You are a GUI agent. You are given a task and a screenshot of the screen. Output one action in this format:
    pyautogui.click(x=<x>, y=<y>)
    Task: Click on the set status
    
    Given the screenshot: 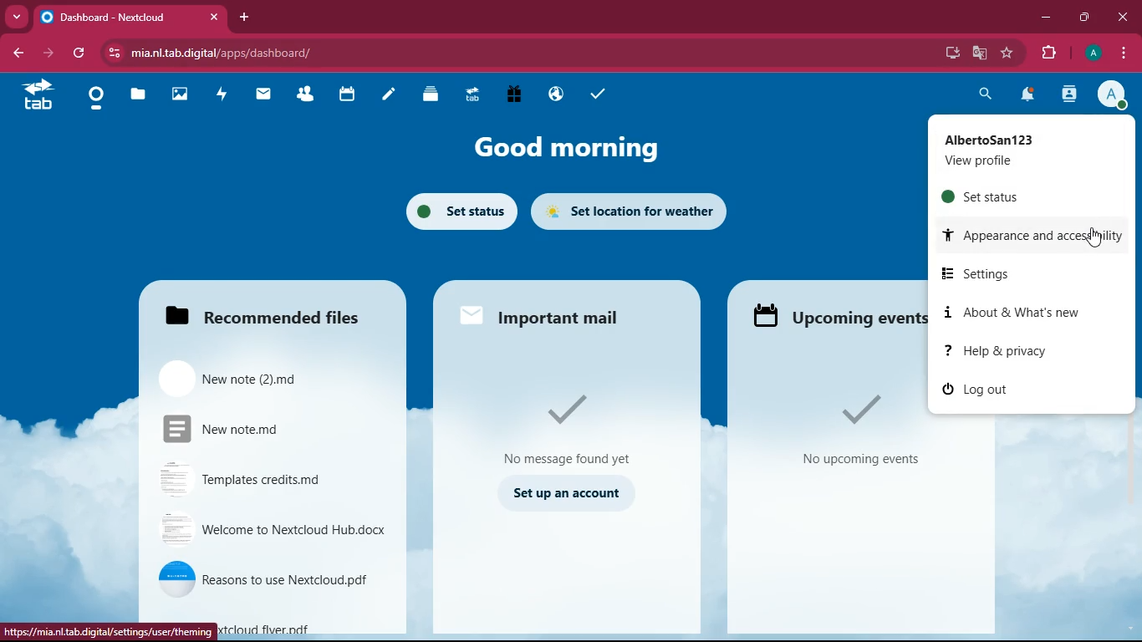 What is the action you would take?
    pyautogui.click(x=1026, y=196)
    